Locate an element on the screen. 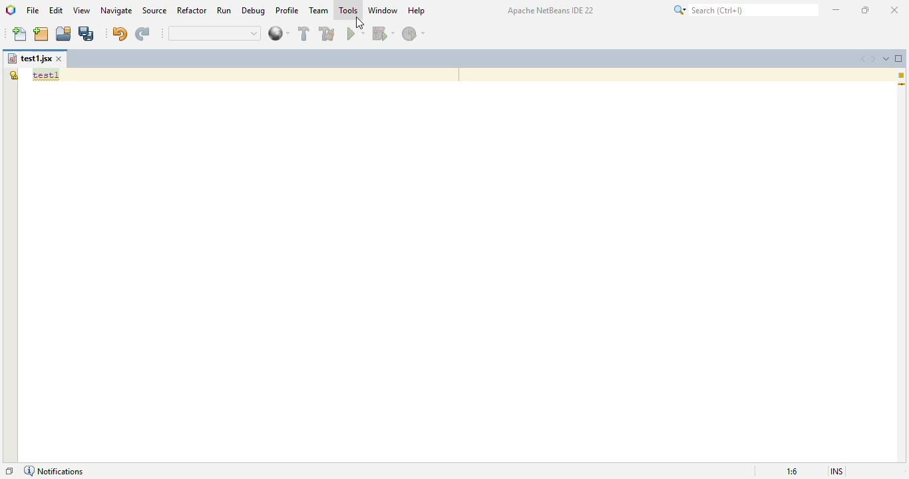  view is located at coordinates (82, 11).